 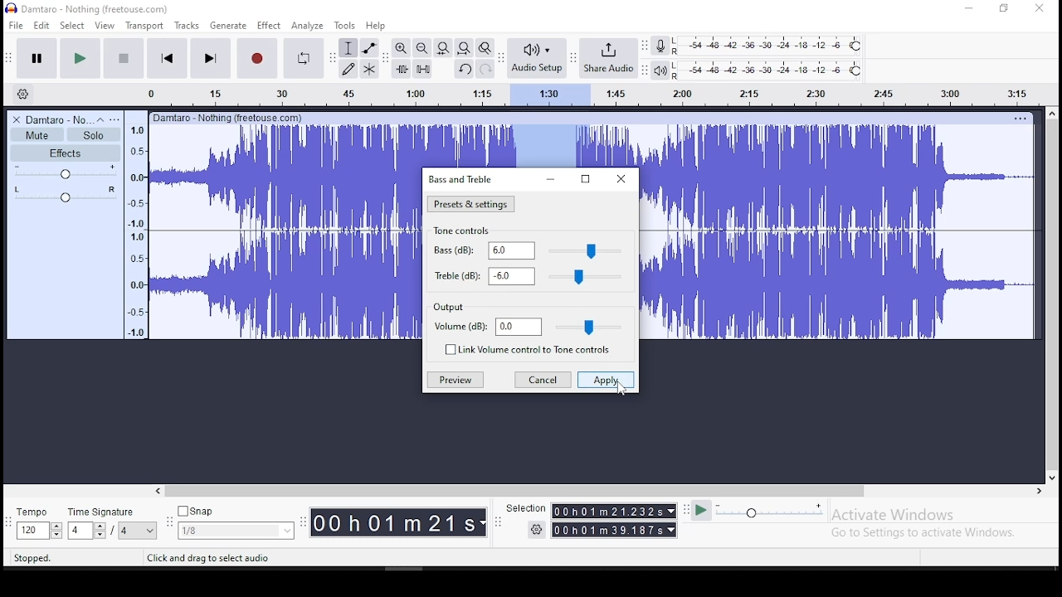 I want to click on right, so click(x=1038, y=491).